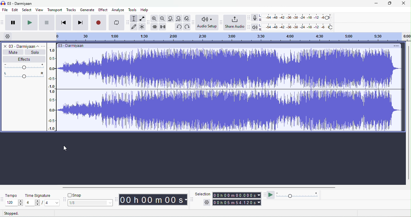  I want to click on selection options, so click(207, 202).